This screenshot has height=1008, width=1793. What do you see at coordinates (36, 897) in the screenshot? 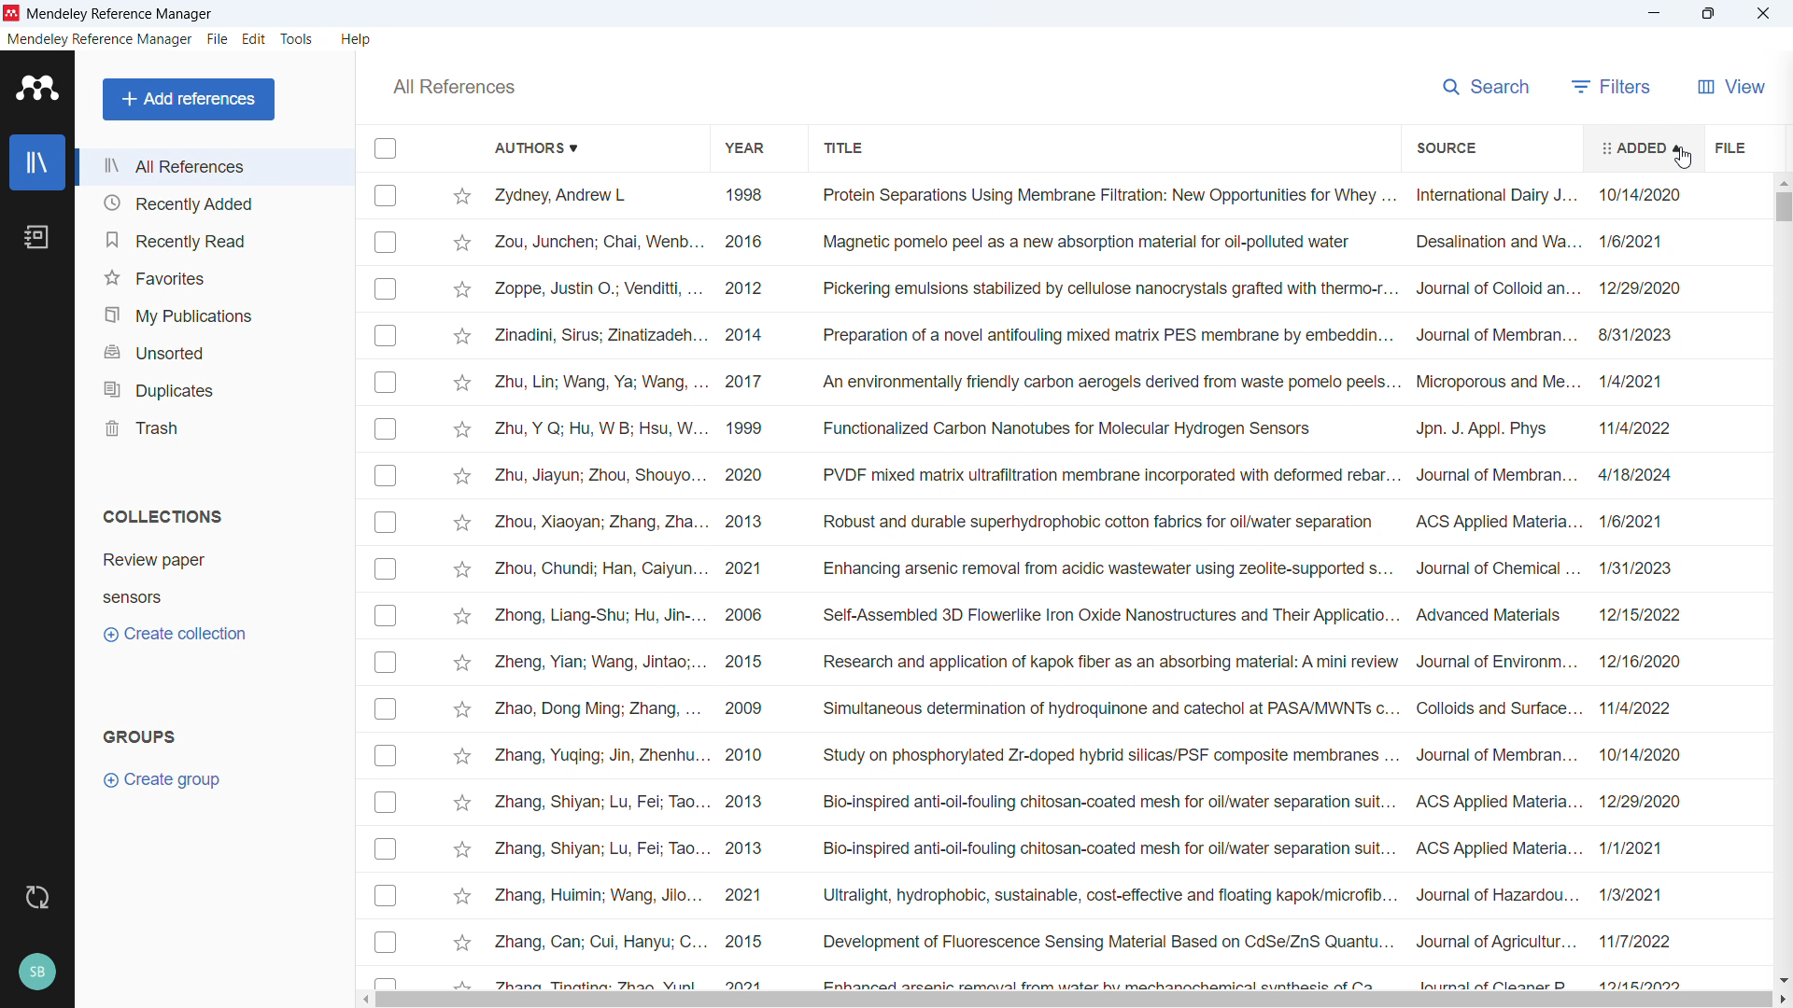
I see `sync ` at bounding box center [36, 897].